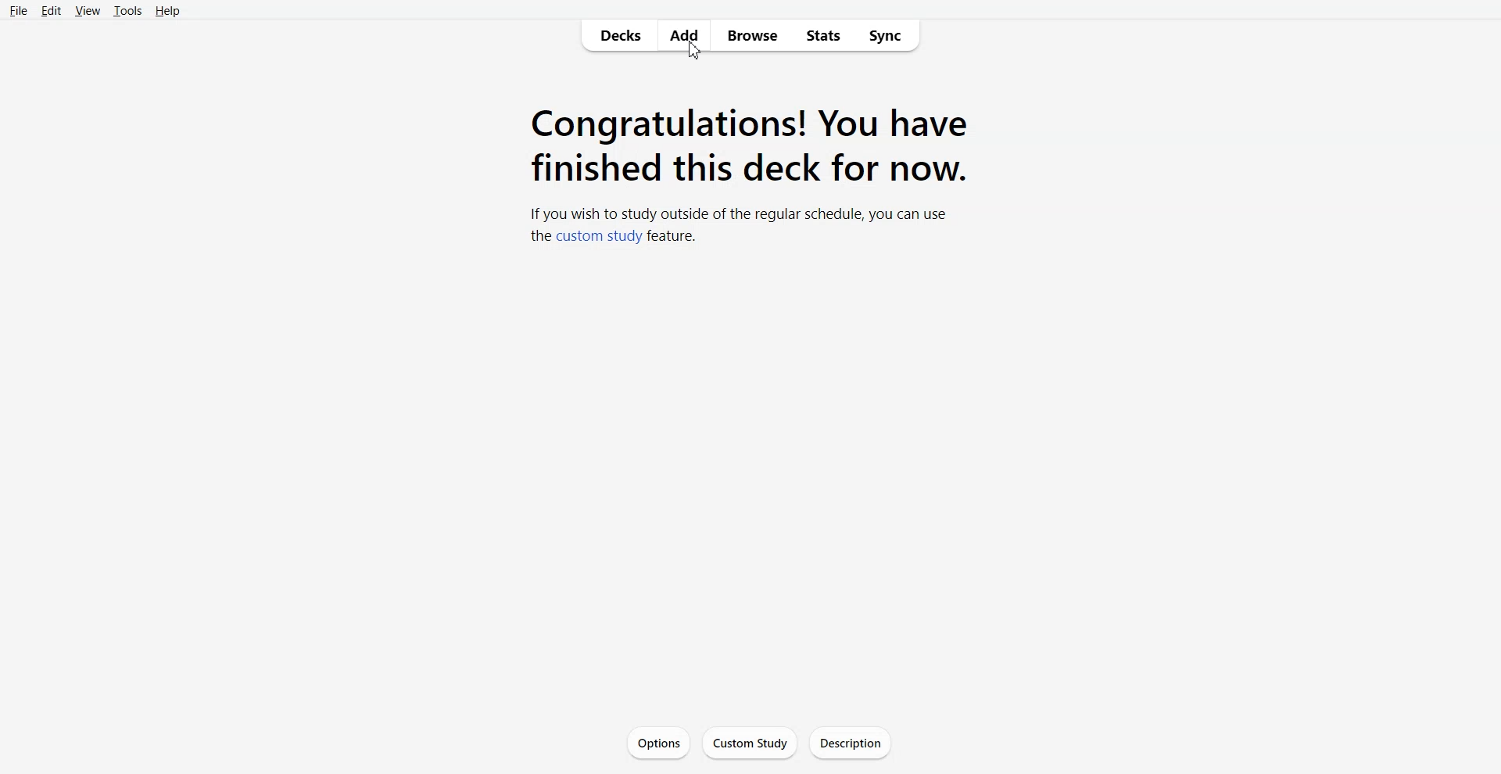 This screenshot has height=774, width=1501. Describe the element at coordinates (658, 741) in the screenshot. I see `Options` at that location.